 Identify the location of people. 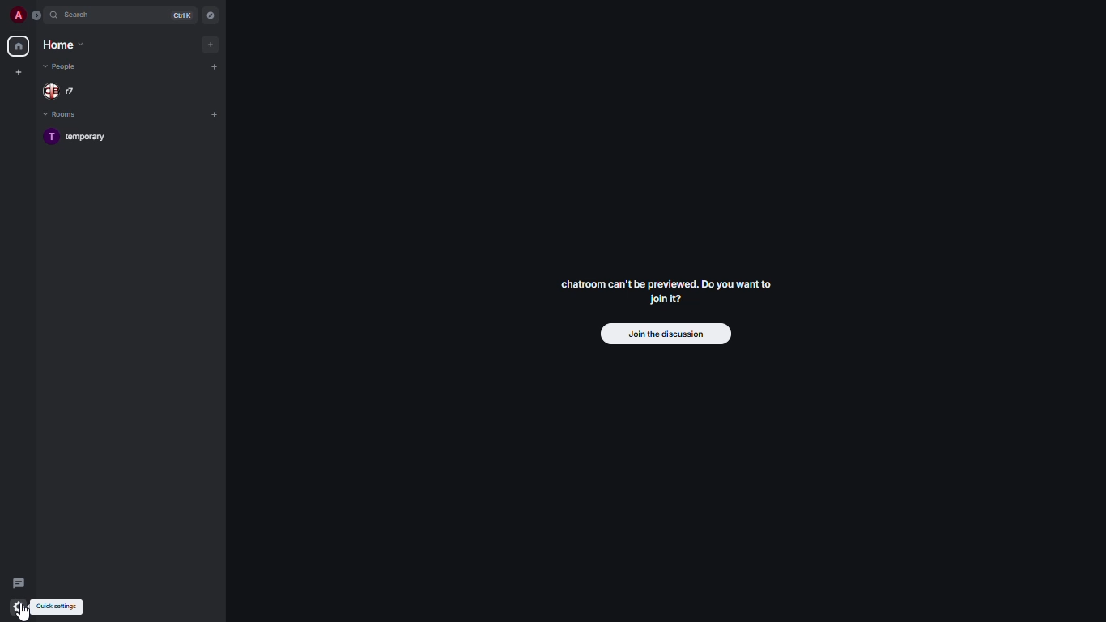
(62, 66).